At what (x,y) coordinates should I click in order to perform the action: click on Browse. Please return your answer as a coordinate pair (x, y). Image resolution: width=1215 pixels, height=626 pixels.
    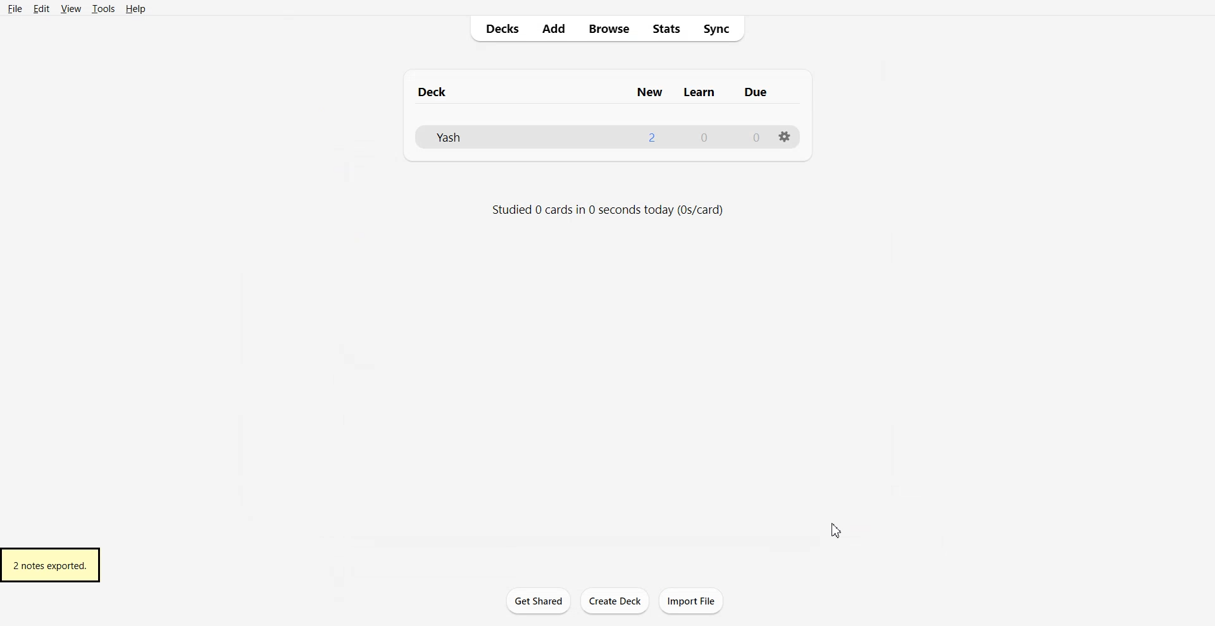
    Looking at the image, I should click on (609, 28).